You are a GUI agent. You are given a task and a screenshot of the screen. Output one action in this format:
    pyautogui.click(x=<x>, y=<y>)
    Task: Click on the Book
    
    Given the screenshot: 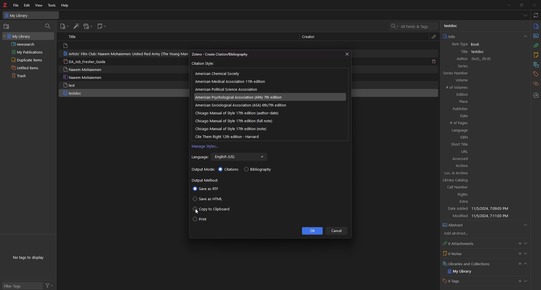 What is the action you would take?
    pyautogui.click(x=478, y=44)
    